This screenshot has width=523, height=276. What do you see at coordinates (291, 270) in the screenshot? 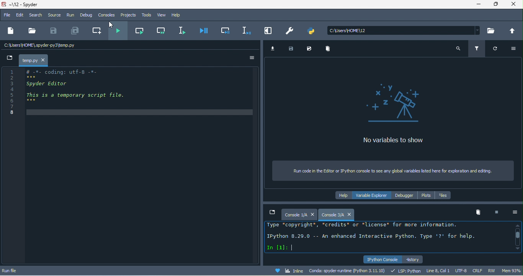
I see `inline` at bounding box center [291, 270].